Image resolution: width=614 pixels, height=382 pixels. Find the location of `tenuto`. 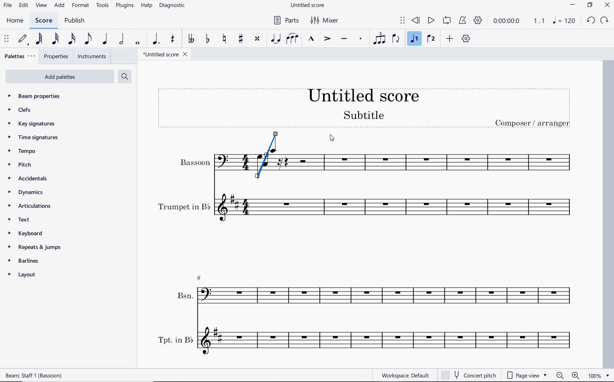

tenuto is located at coordinates (346, 39).